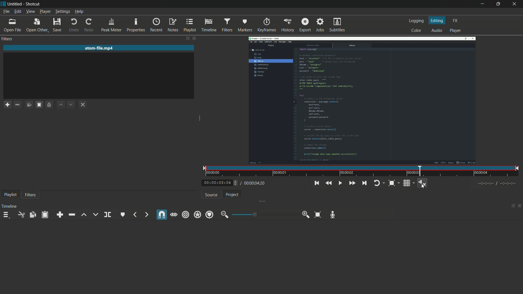 The width and height of the screenshot is (523, 294). What do you see at coordinates (408, 183) in the screenshot?
I see `toggle grid` at bounding box center [408, 183].